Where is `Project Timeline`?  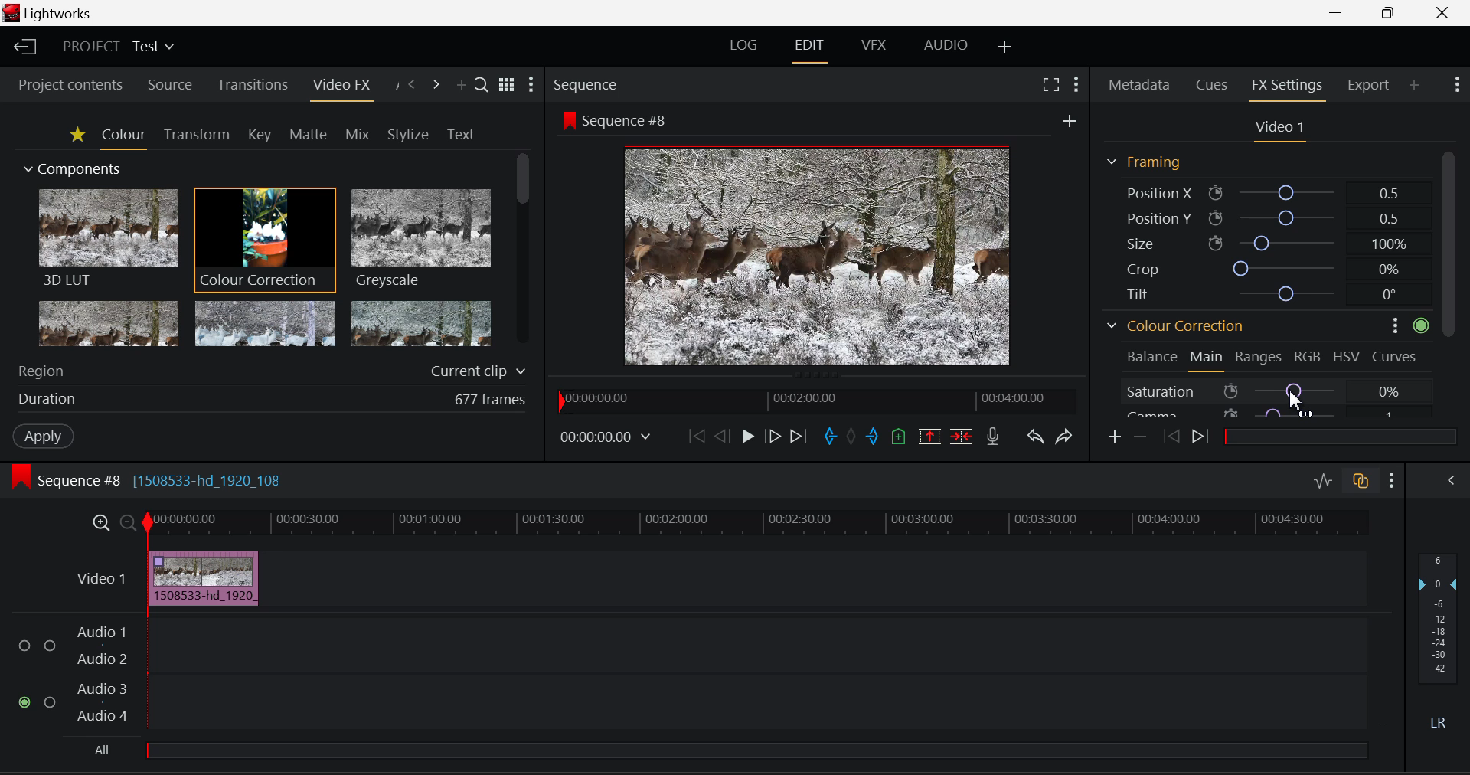
Project Timeline is located at coordinates (753, 525).